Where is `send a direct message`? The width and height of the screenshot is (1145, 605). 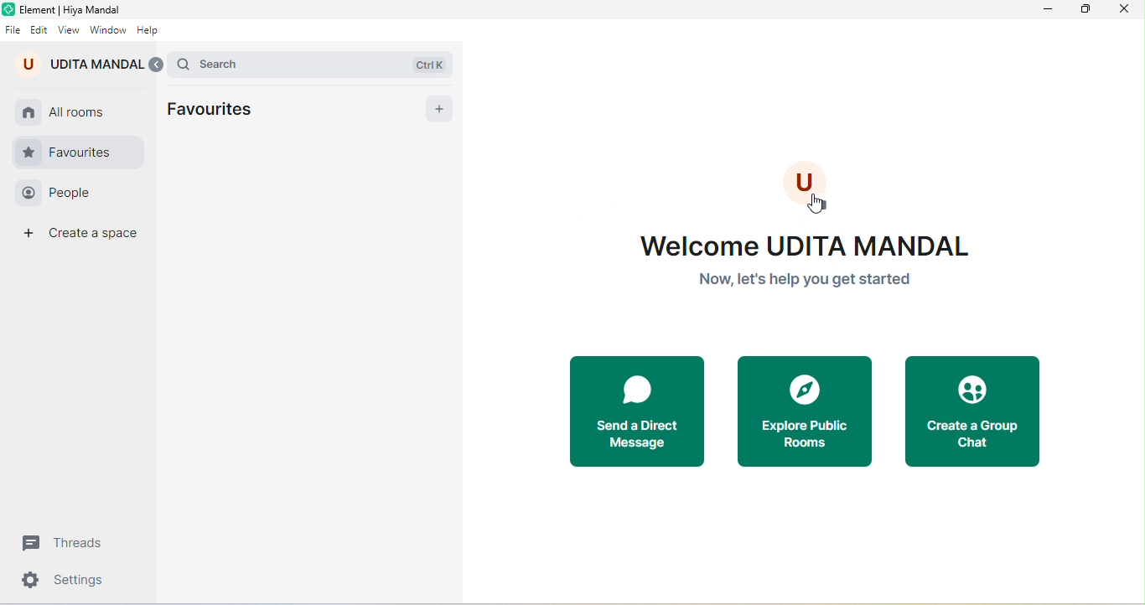 send a direct message is located at coordinates (637, 411).